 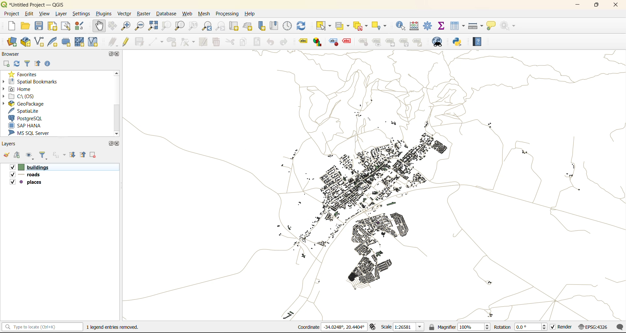 I want to click on web, so click(x=188, y=13).